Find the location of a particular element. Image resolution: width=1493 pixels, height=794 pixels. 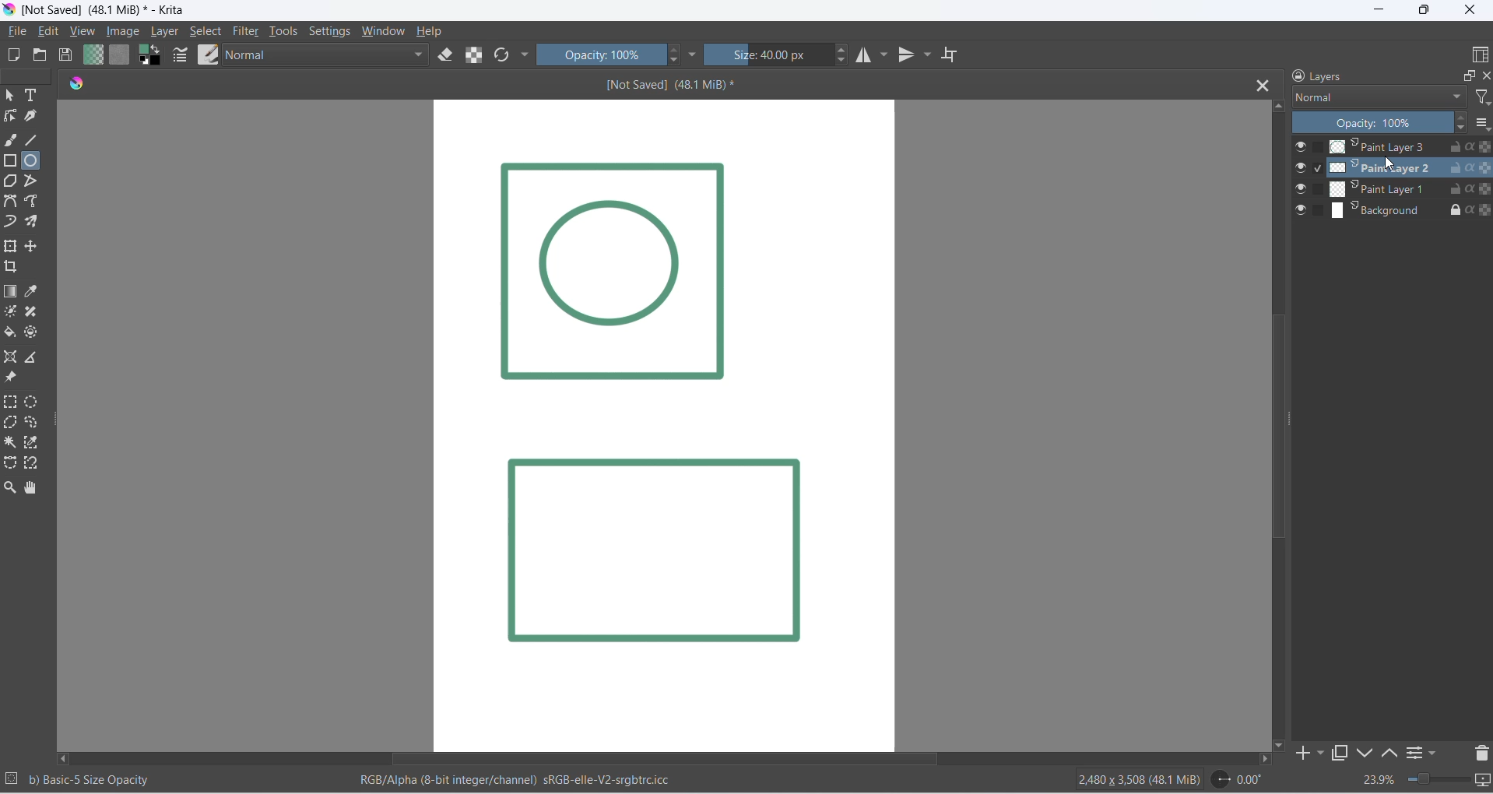

checkbox is located at coordinates (1319, 167).